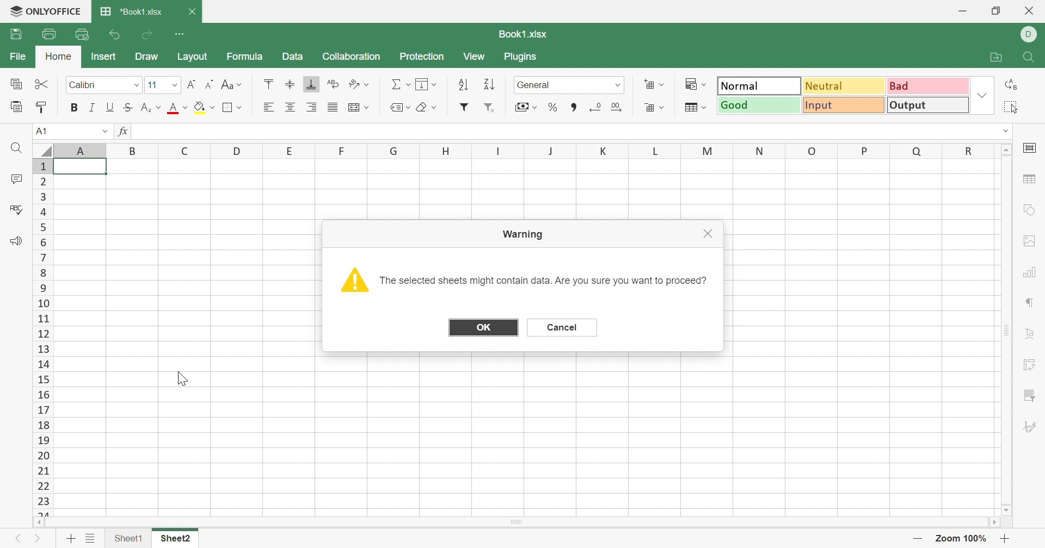 The image size is (1045, 548). I want to click on Protection, so click(424, 55).